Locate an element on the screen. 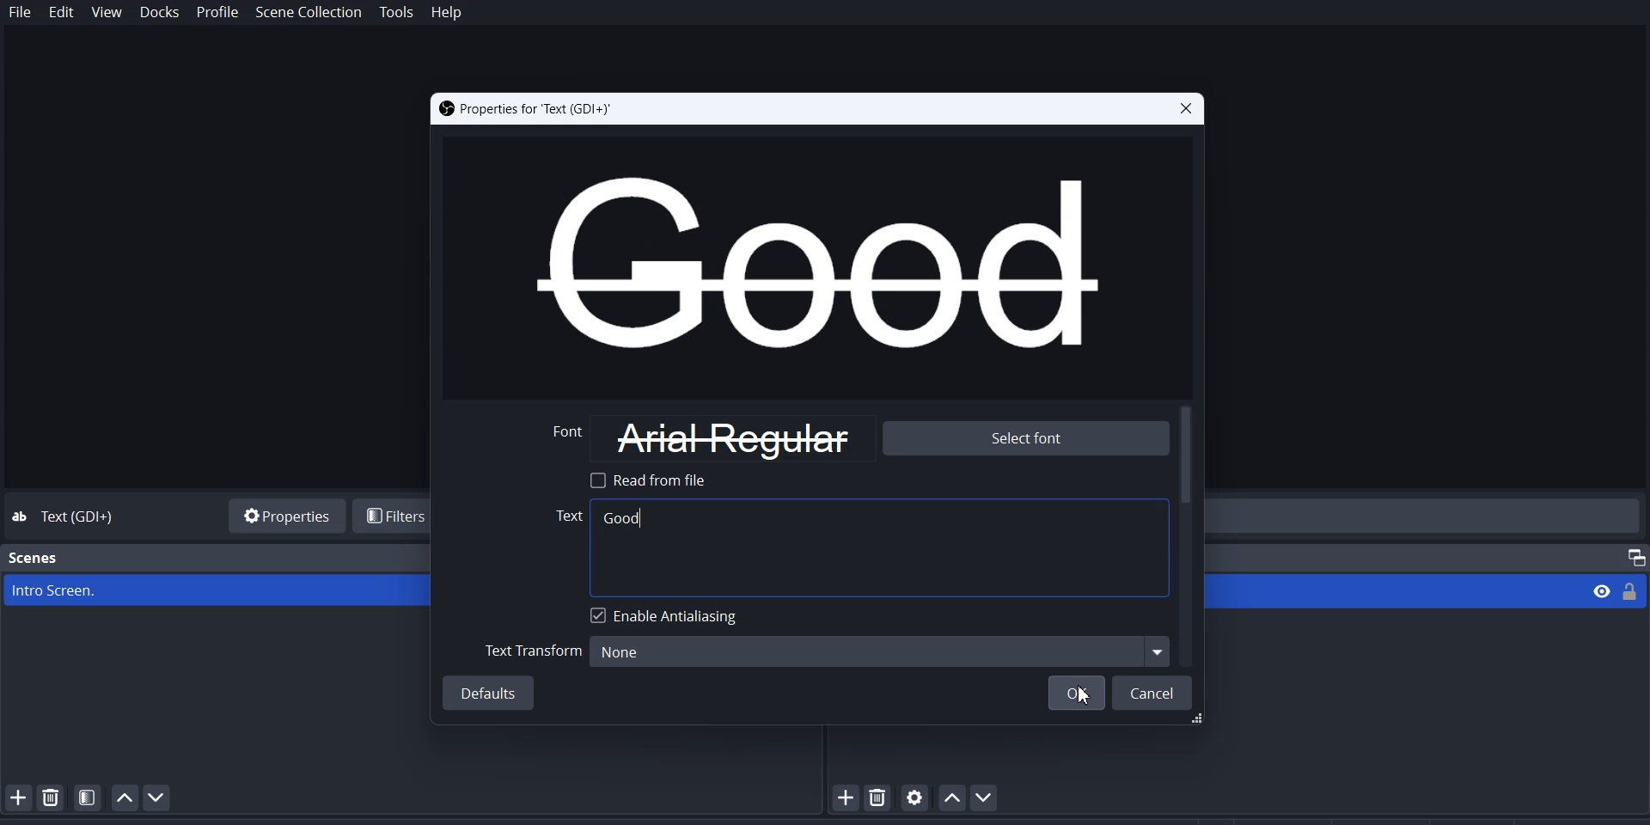  Text Transform is located at coordinates (532, 650).